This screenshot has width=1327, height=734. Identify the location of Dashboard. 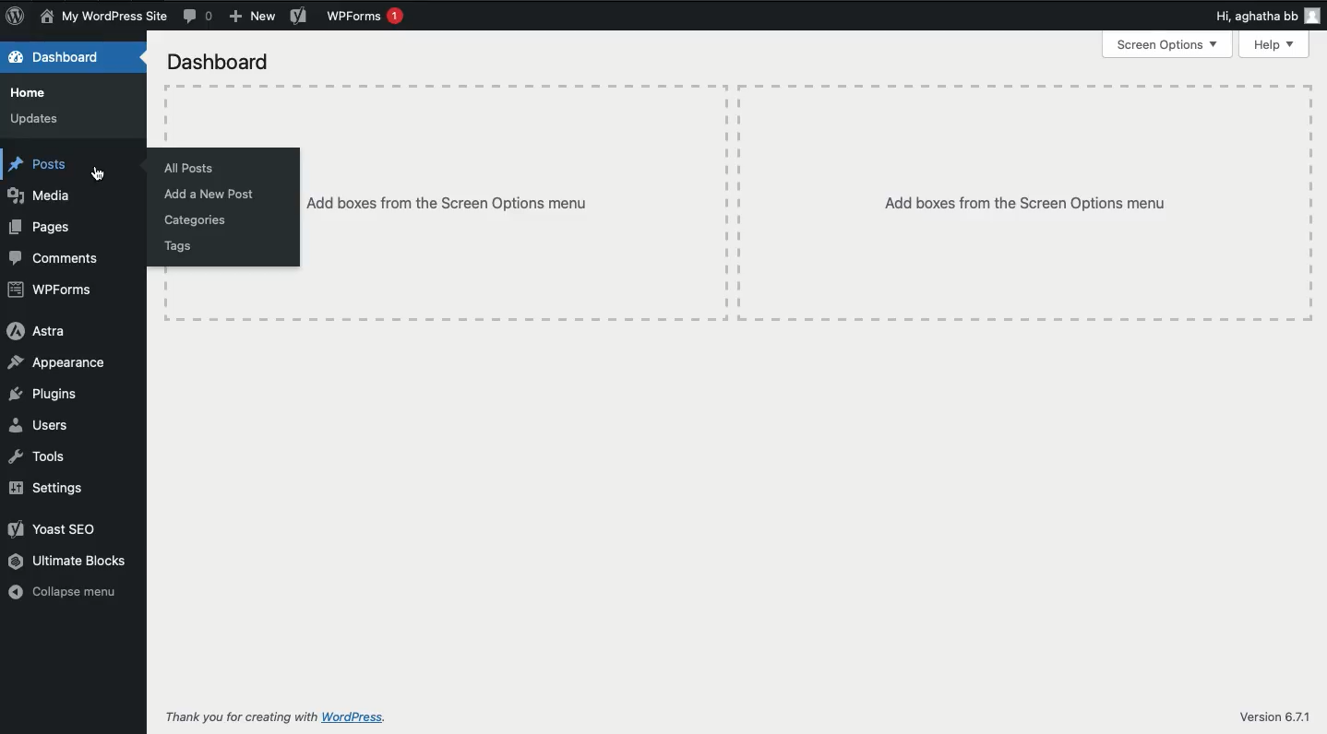
(221, 61).